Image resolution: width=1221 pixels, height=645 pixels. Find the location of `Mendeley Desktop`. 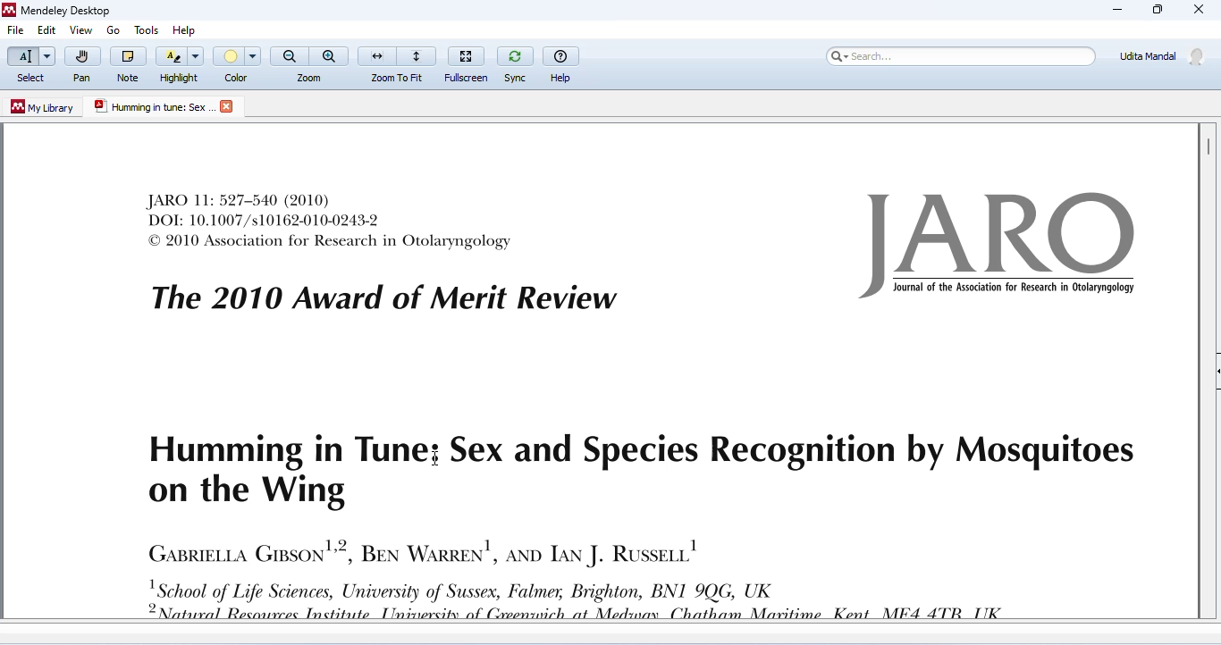

Mendeley Desktop is located at coordinates (56, 12).